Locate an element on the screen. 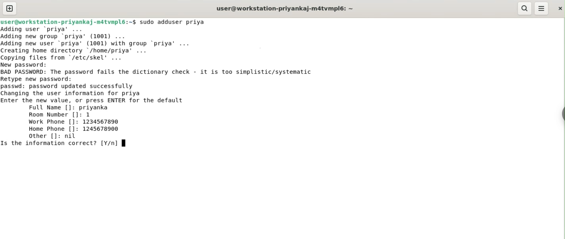  passwd: password updated successfully    changing the user information for priya  enter the new value, or press ENTER for default value is located at coordinates (106, 92).